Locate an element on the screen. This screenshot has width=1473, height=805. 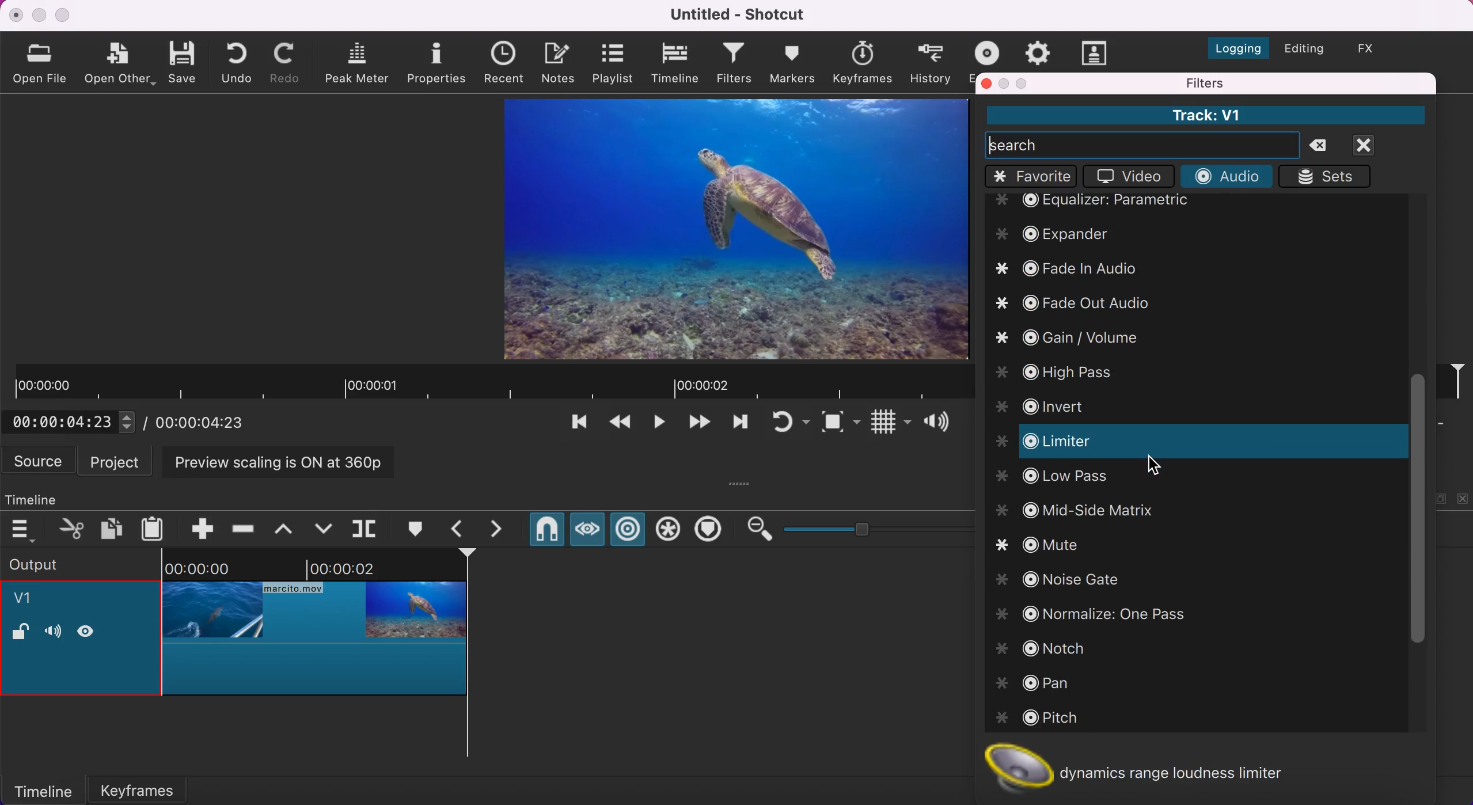
playlist is located at coordinates (612, 63).